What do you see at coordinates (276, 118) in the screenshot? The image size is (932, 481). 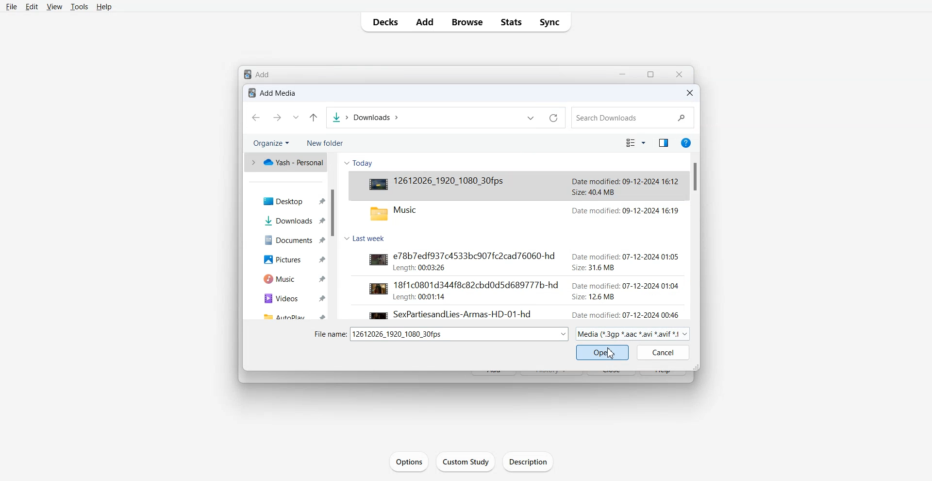 I see `Go Forward` at bounding box center [276, 118].